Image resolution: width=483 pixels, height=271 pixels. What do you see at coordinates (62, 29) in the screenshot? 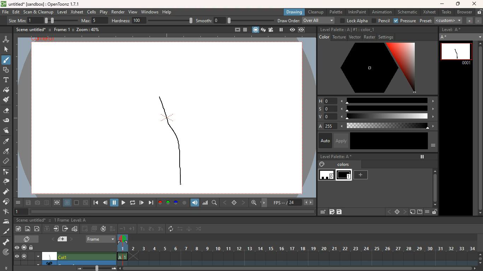
I see `frame: 1` at bounding box center [62, 29].